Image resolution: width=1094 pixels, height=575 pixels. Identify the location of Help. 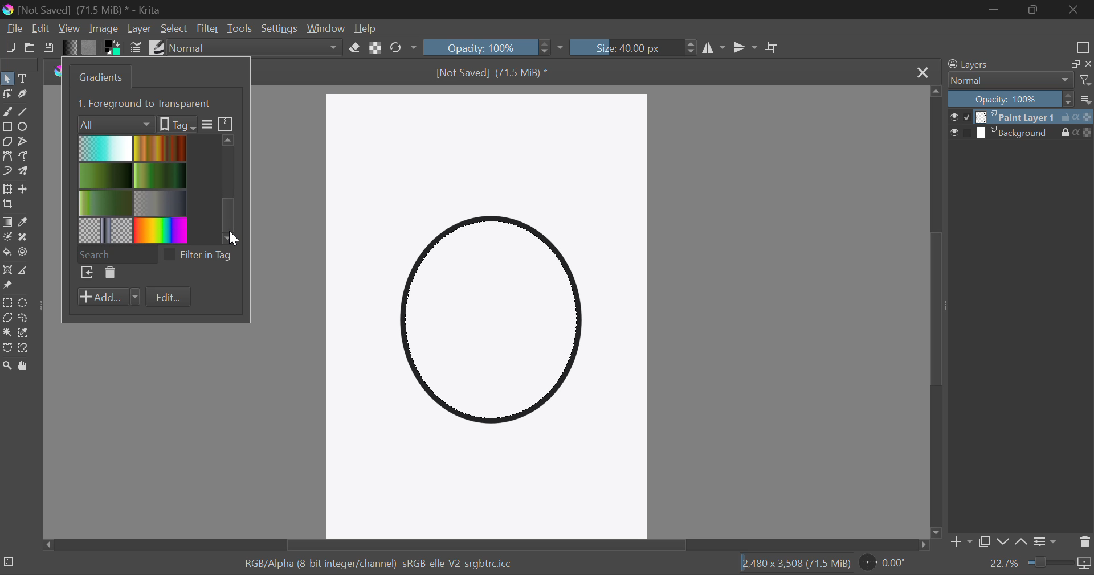
(368, 28).